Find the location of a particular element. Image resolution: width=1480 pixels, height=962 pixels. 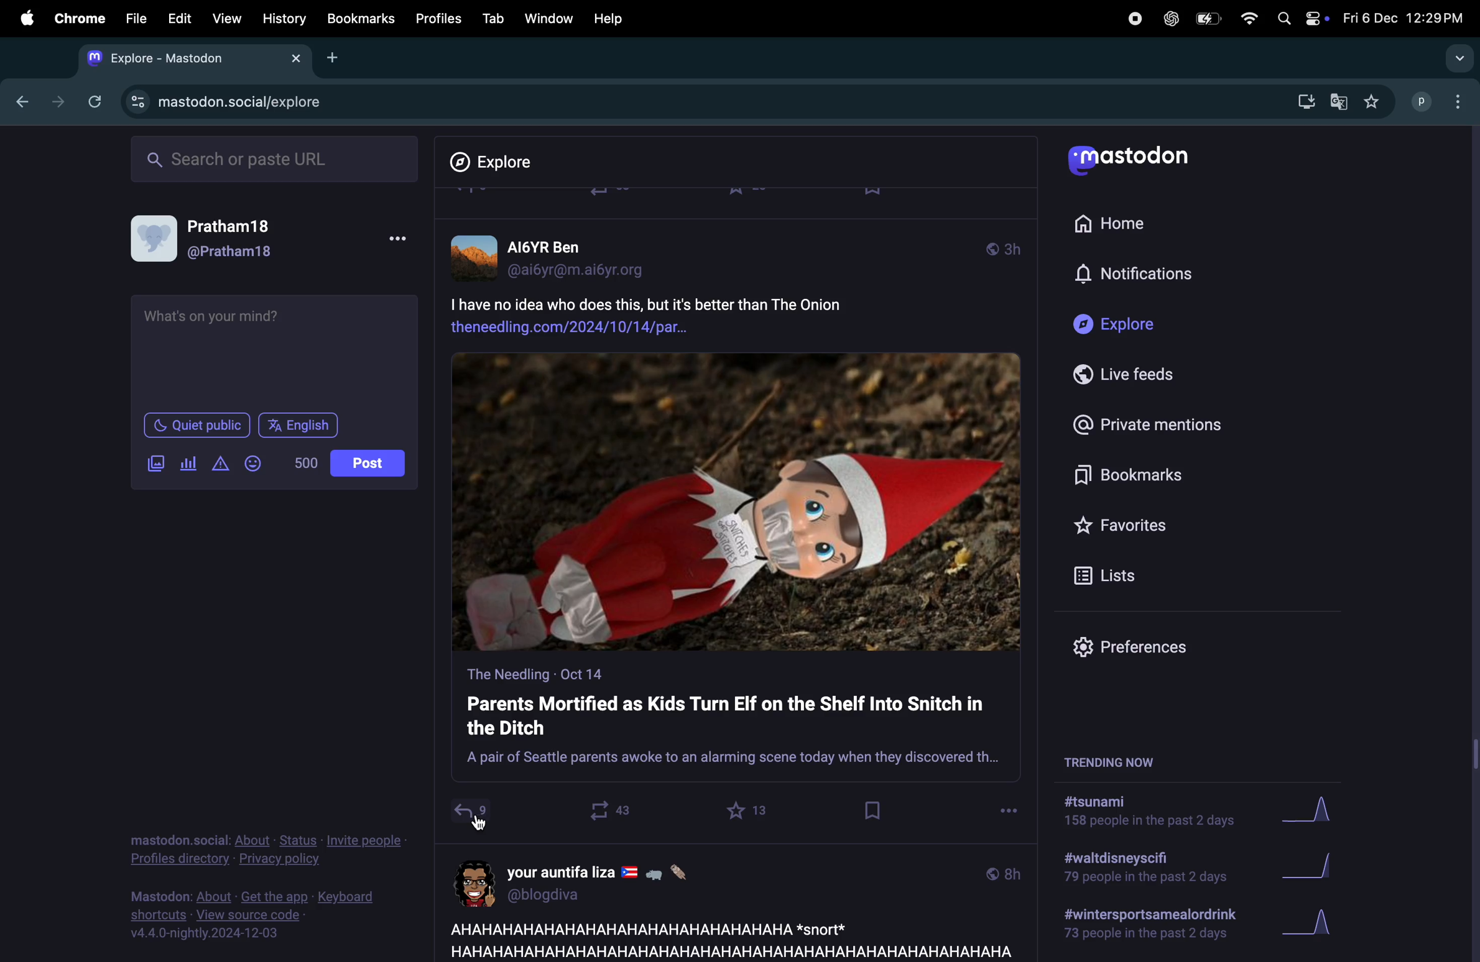

poll is located at coordinates (186, 464).